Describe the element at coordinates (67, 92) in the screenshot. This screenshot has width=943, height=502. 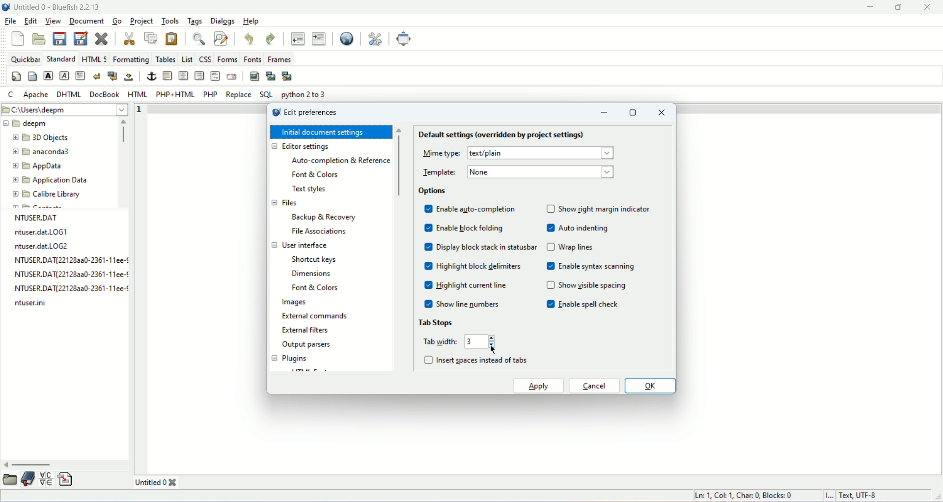
I see `DHTML` at that location.